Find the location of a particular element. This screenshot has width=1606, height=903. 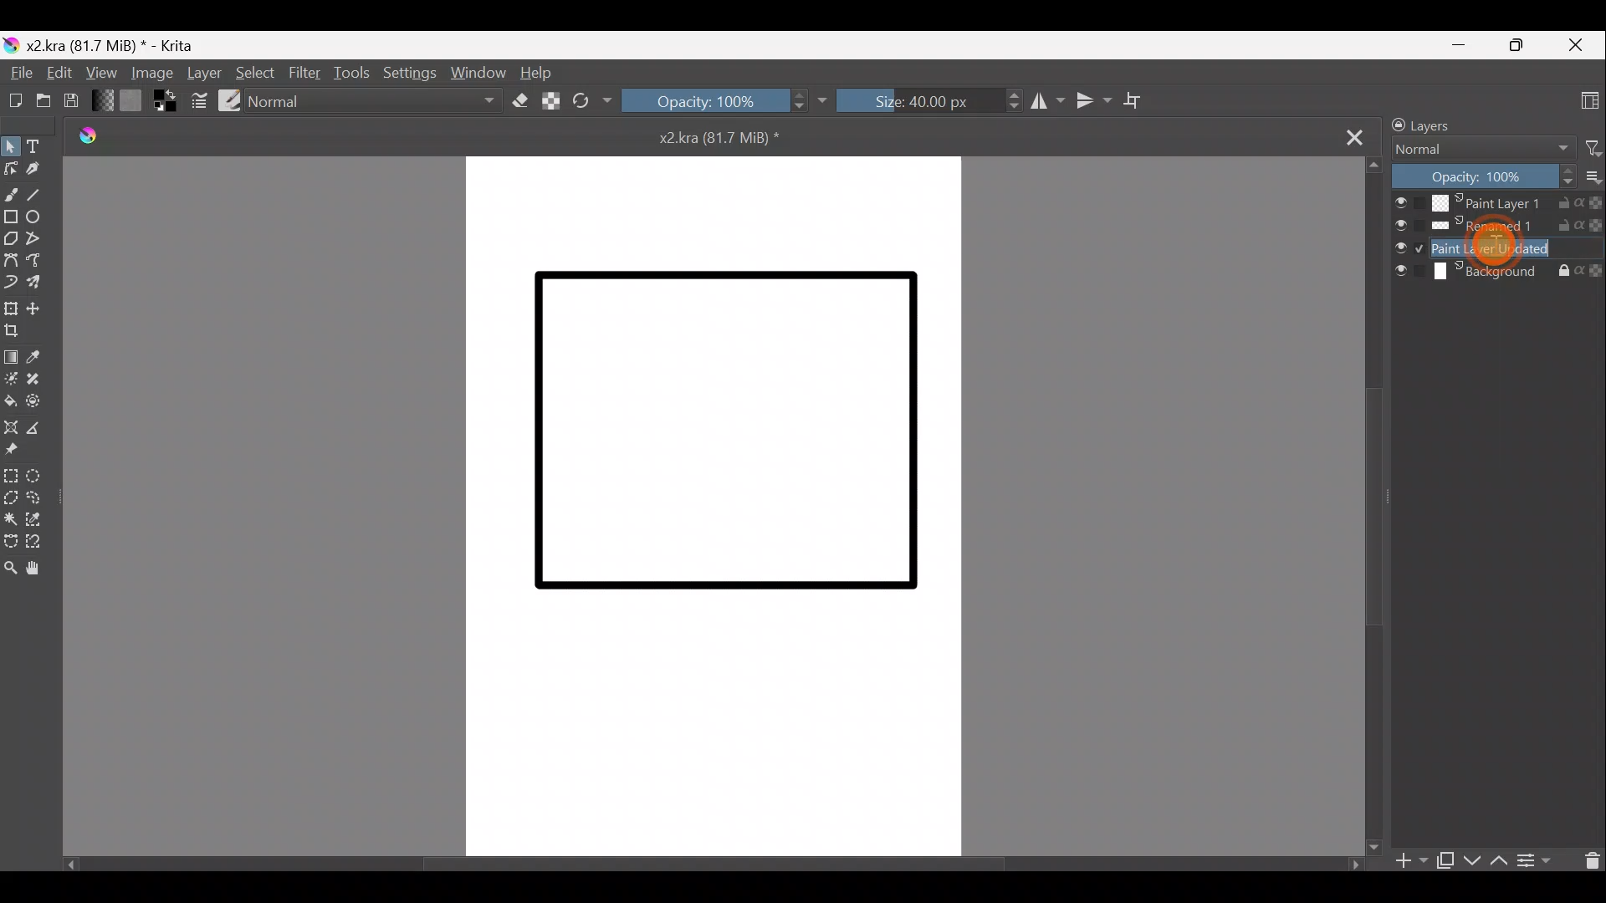

Layers is located at coordinates (1450, 125).